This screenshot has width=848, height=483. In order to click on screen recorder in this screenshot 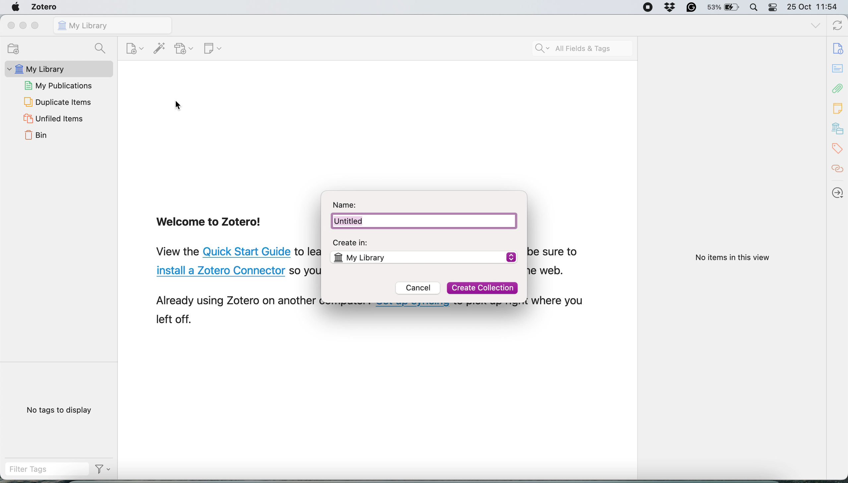, I will do `click(647, 7)`.